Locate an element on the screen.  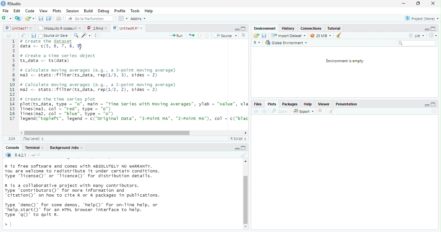
Plots is located at coordinates (271, 105).